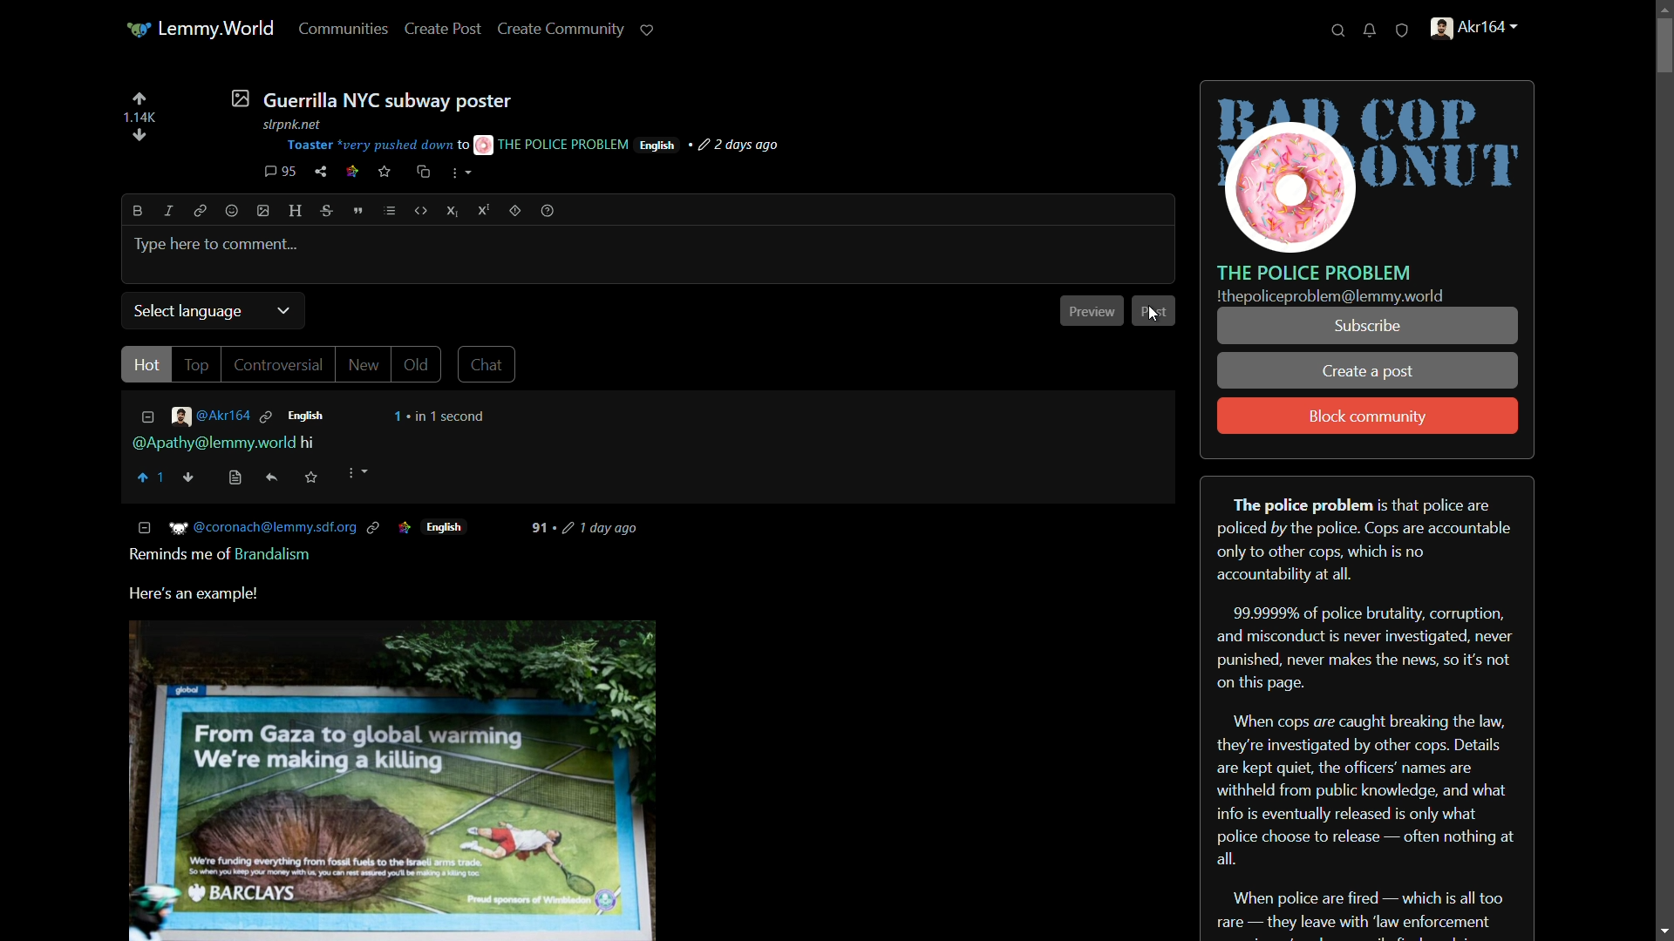 This screenshot has width=1674, height=941. Describe the element at coordinates (266, 414) in the screenshot. I see `link` at that location.